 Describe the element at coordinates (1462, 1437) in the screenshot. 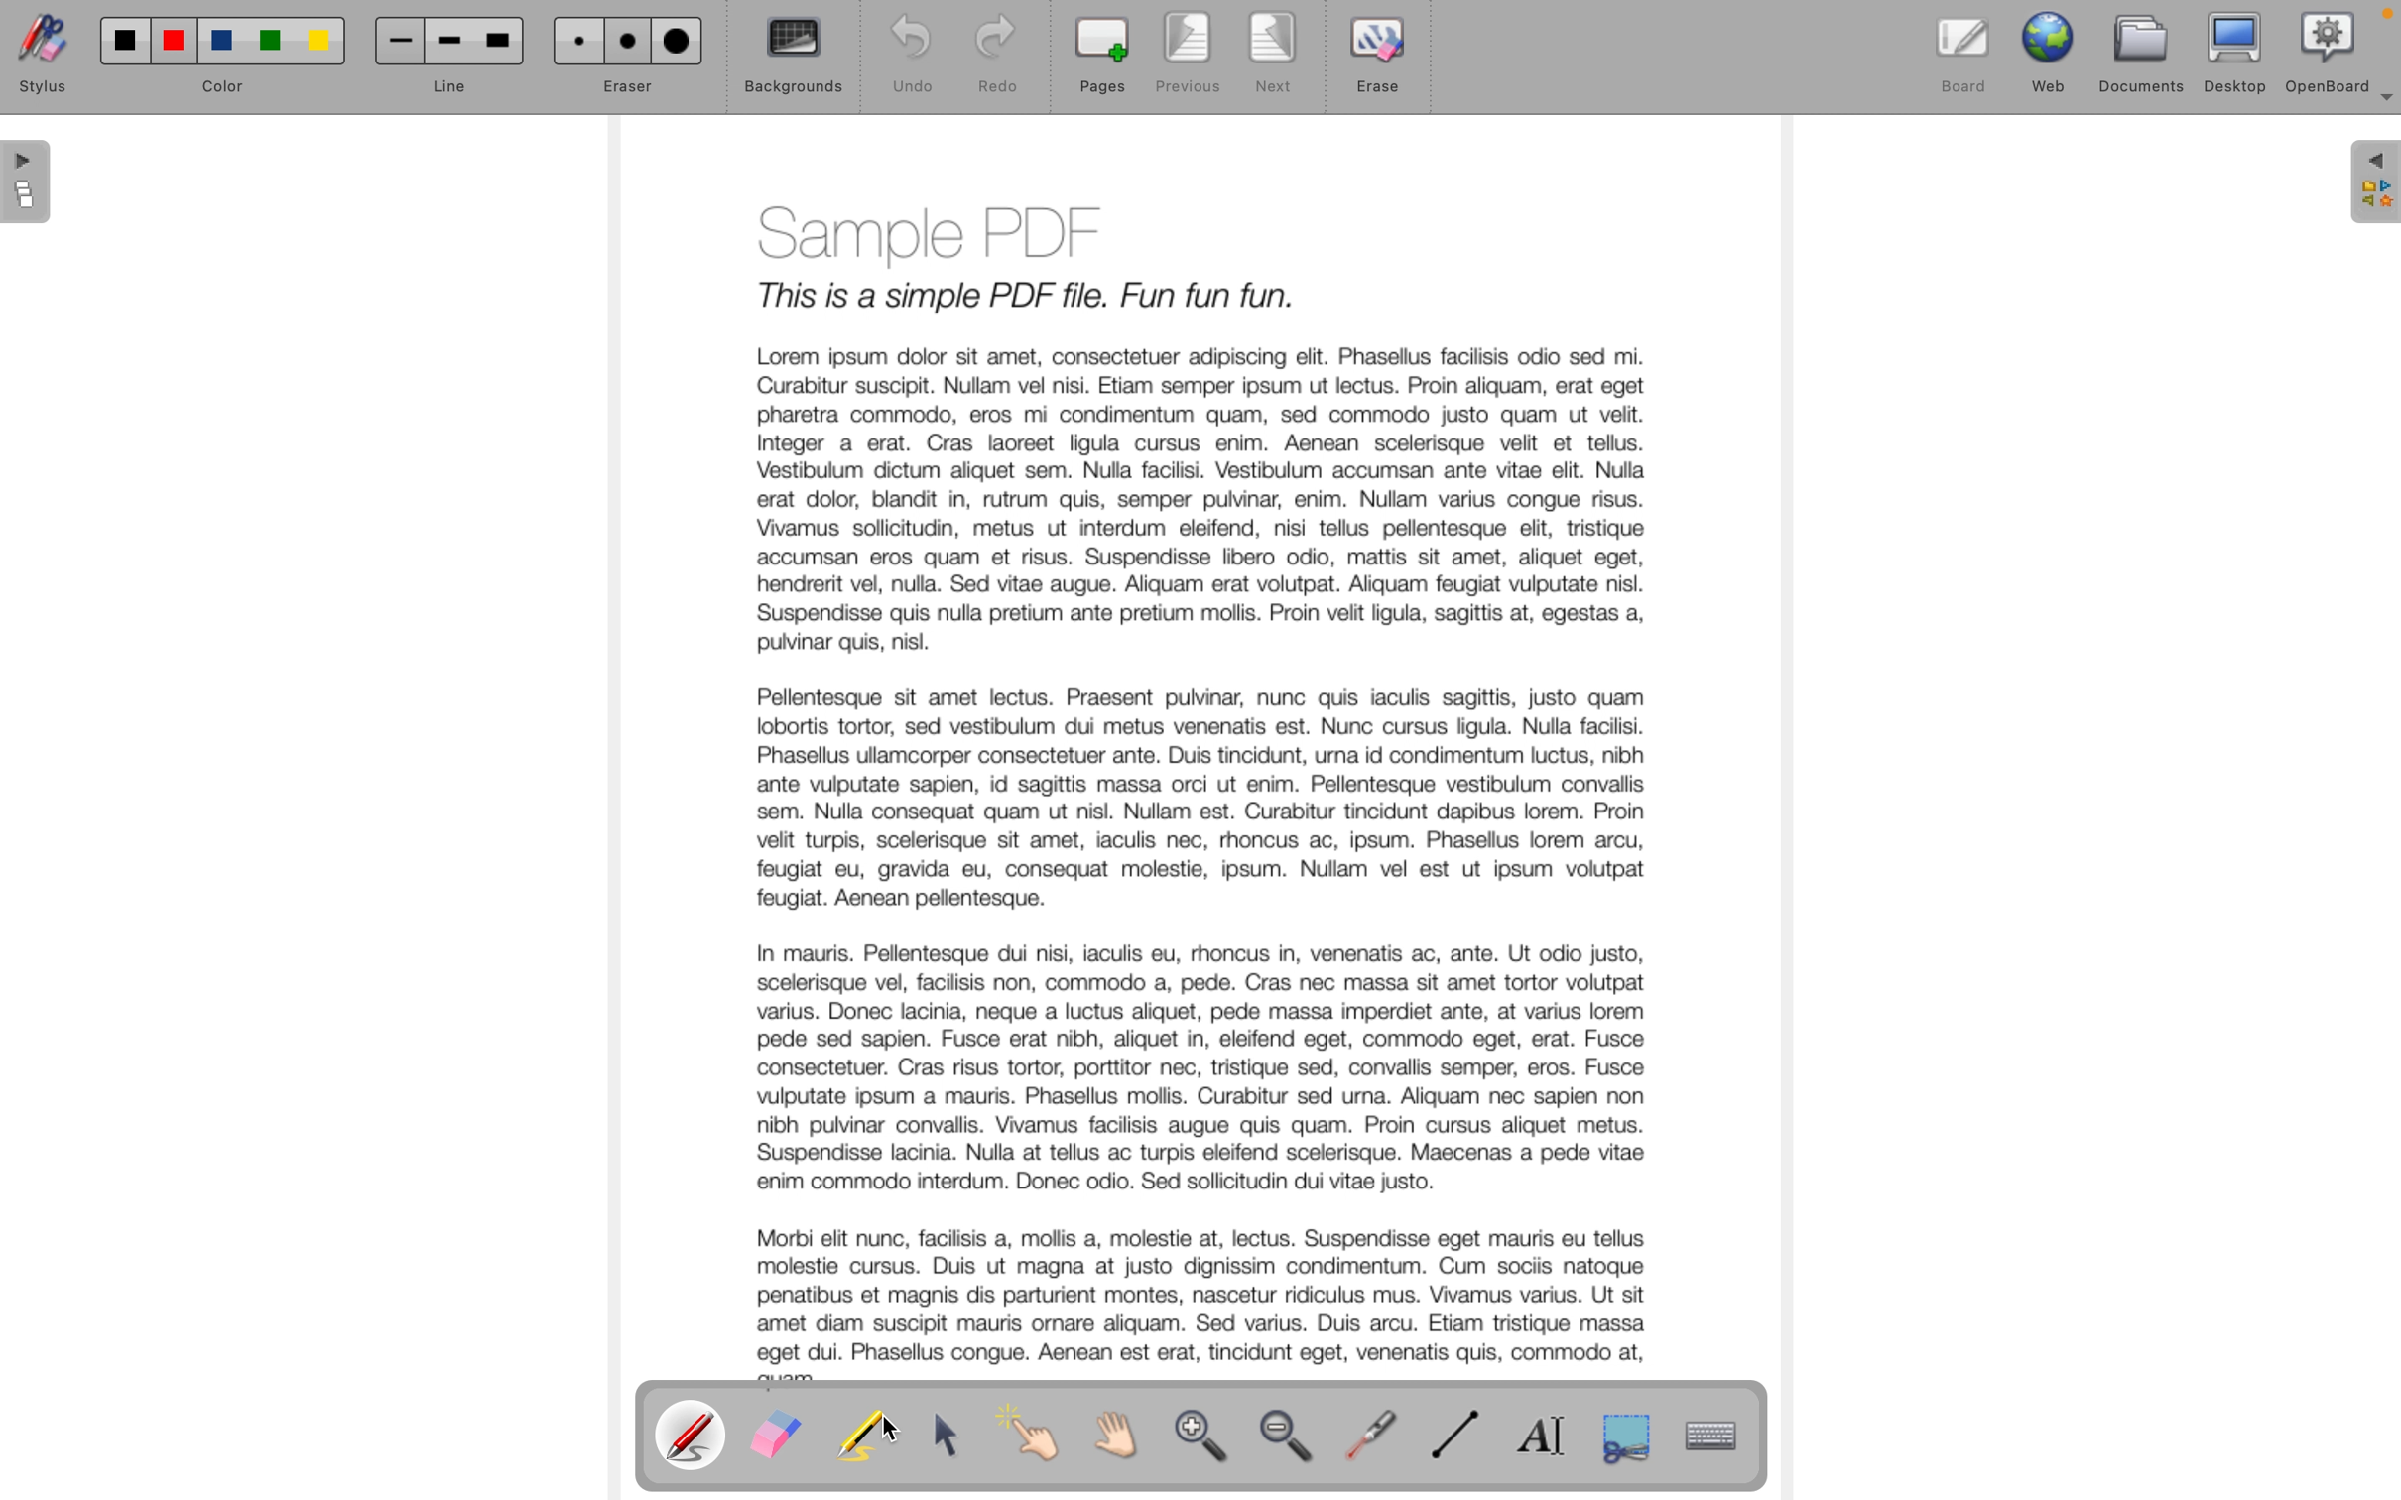

I see `draw line` at that location.